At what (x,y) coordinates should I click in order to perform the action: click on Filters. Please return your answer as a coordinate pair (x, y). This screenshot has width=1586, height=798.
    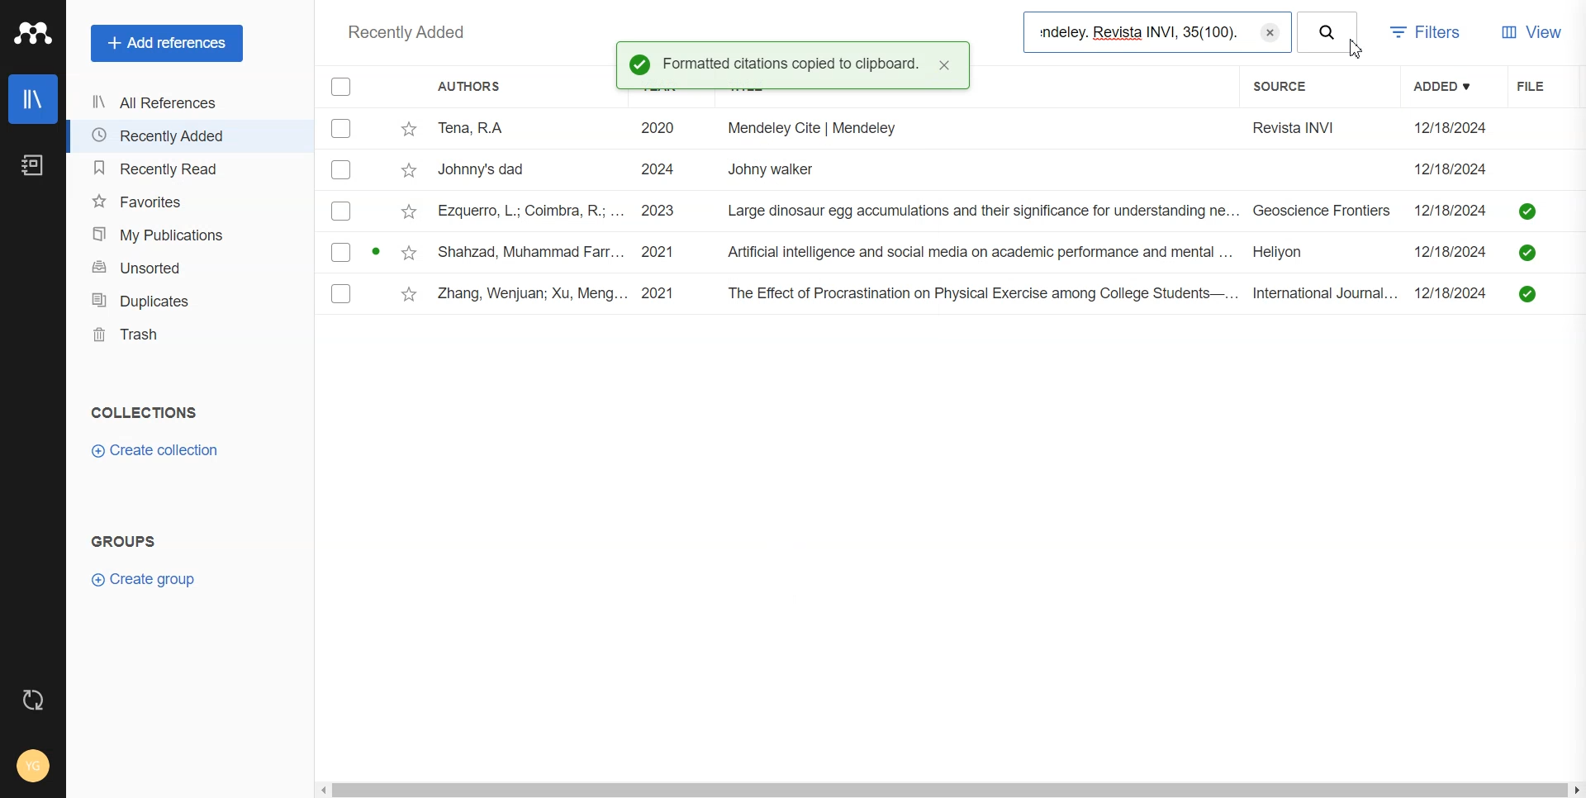
    Looking at the image, I should click on (1430, 35).